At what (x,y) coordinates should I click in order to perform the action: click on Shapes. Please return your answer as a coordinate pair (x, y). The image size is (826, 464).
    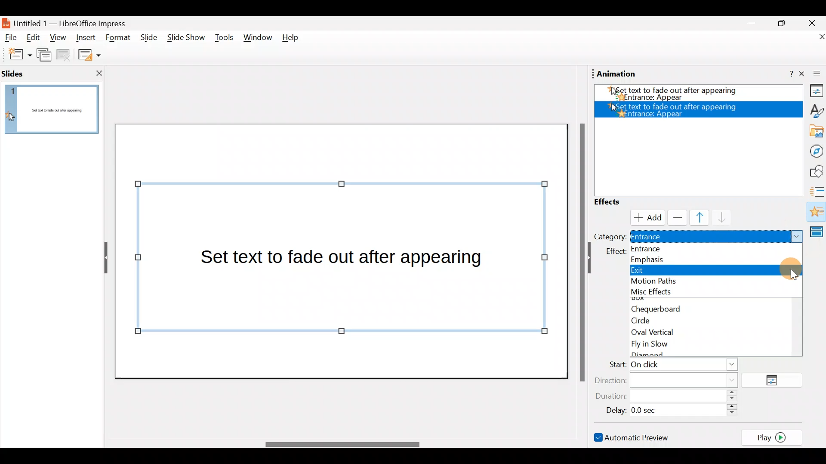
    Looking at the image, I should click on (815, 171).